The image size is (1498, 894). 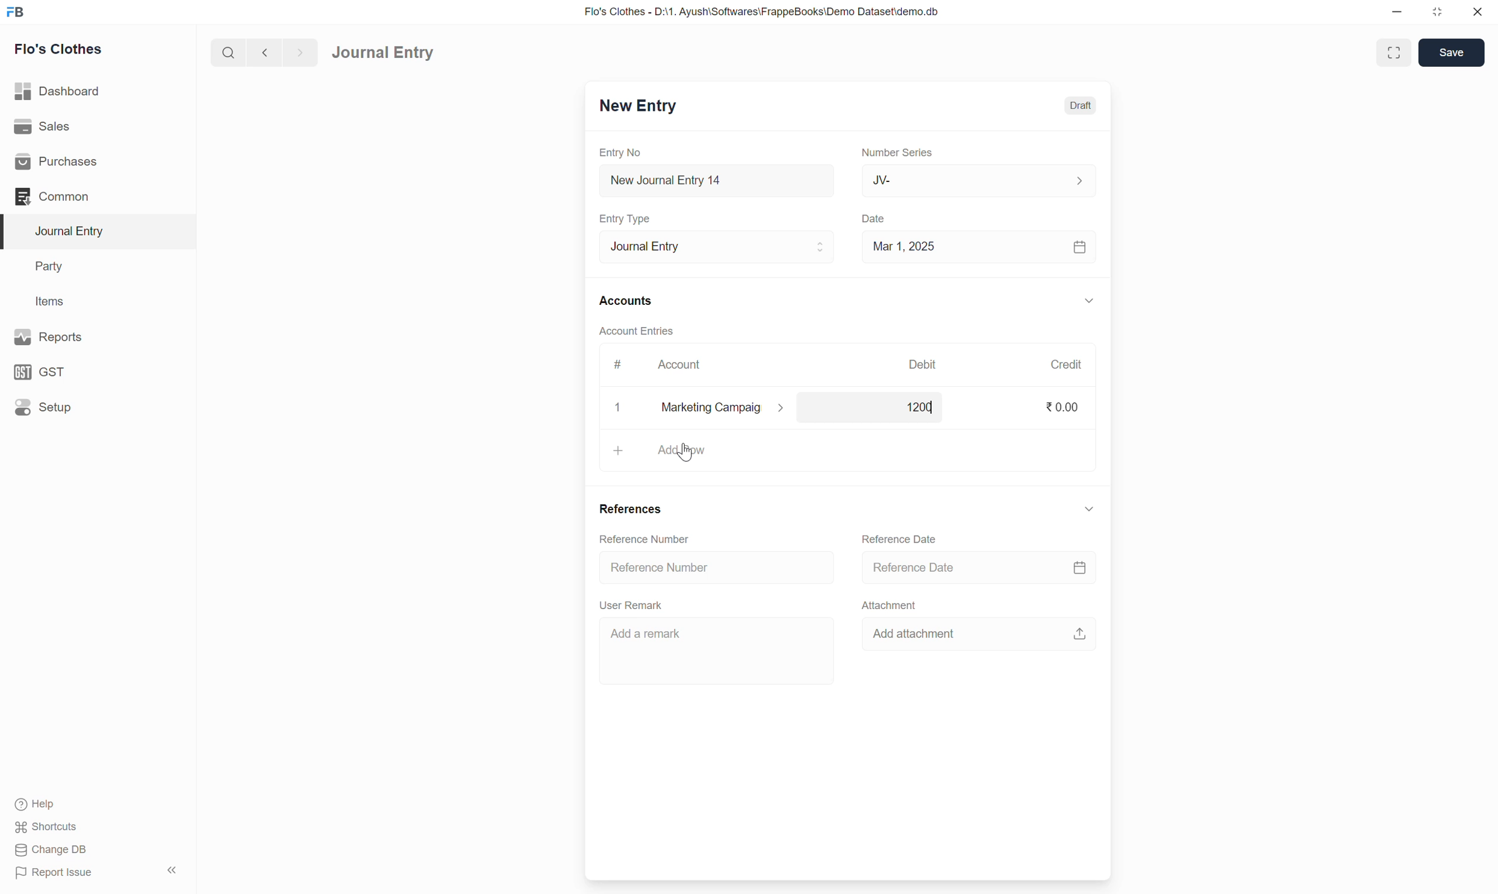 I want to click on 1200, so click(x=914, y=407).